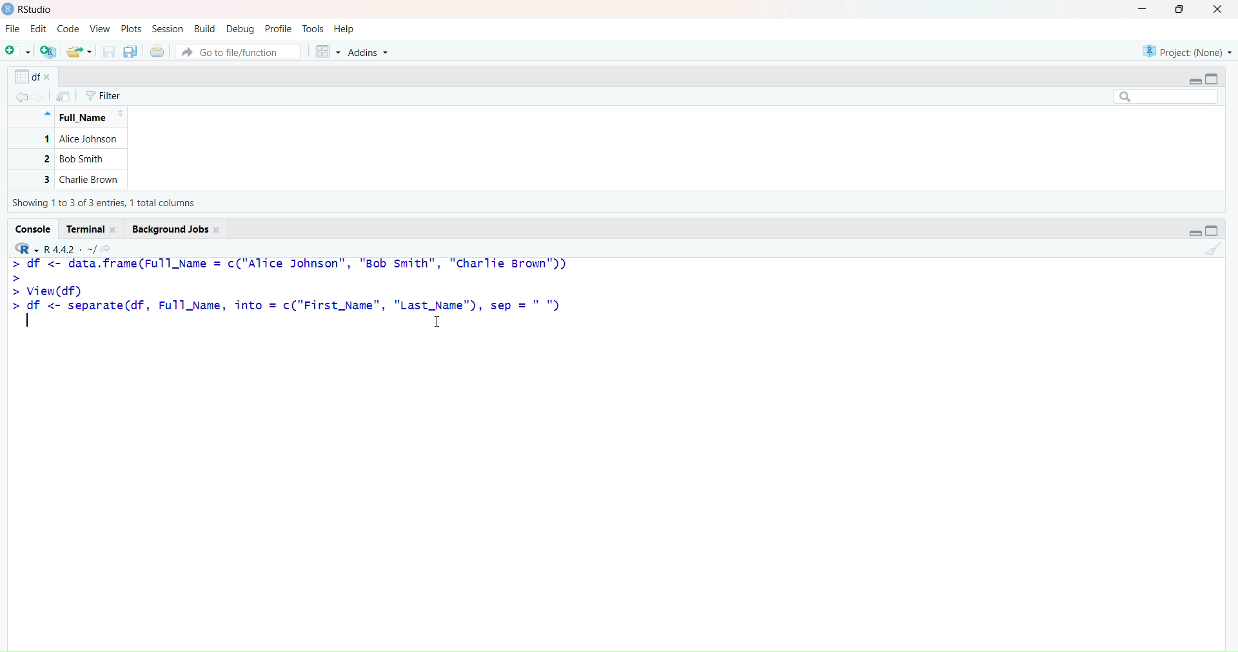 The width and height of the screenshot is (1238, 652). I want to click on Create a project, so click(49, 52).